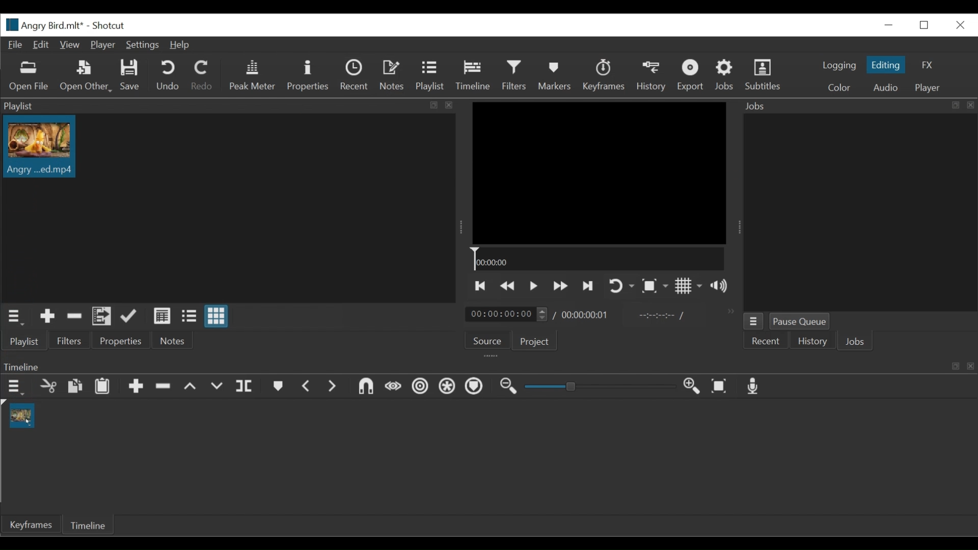 The image size is (978, 550). I want to click on History, so click(652, 77).